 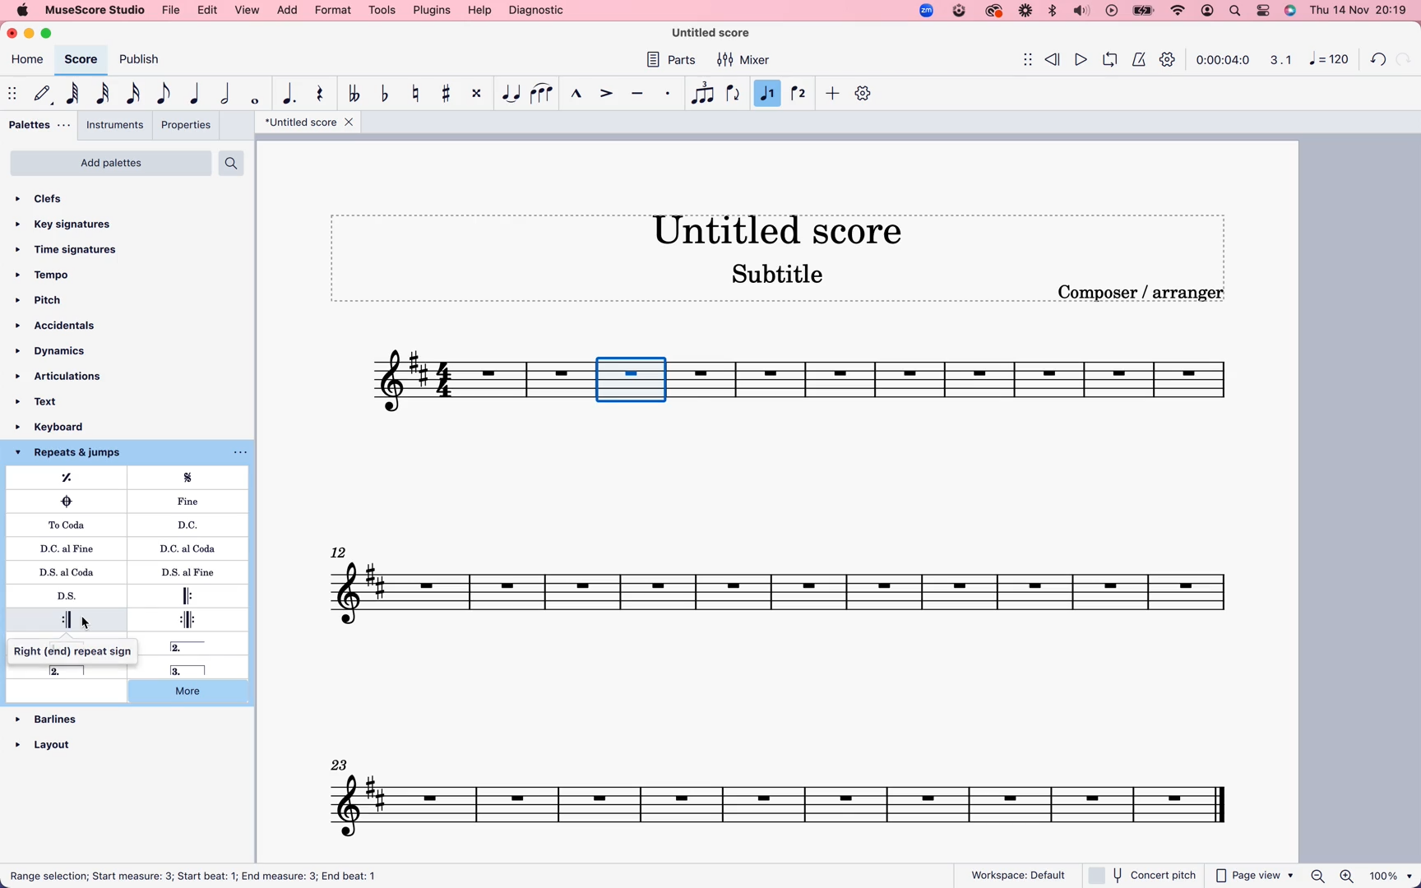 What do you see at coordinates (1019, 872) in the screenshot?
I see `workspace` at bounding box center [1019, 872].